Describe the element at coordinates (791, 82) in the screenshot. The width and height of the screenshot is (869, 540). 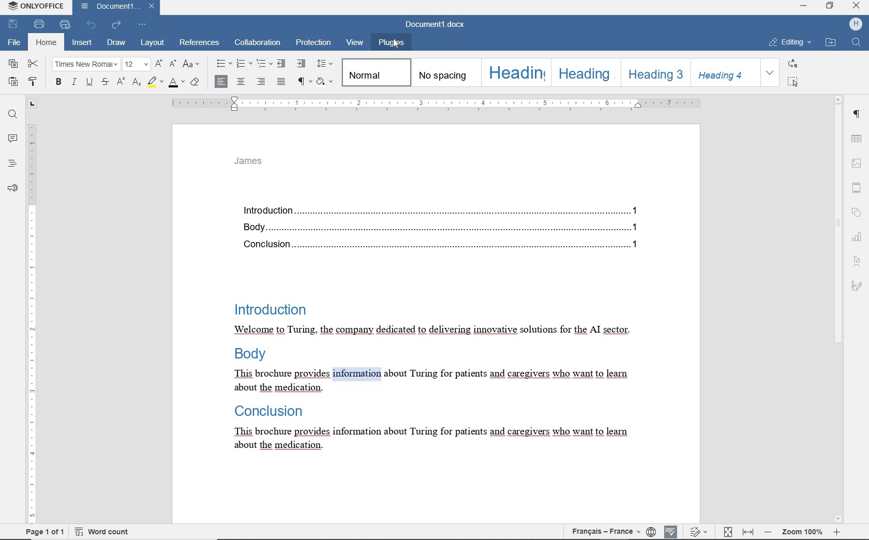
I see `SELECT ALL` at that location.